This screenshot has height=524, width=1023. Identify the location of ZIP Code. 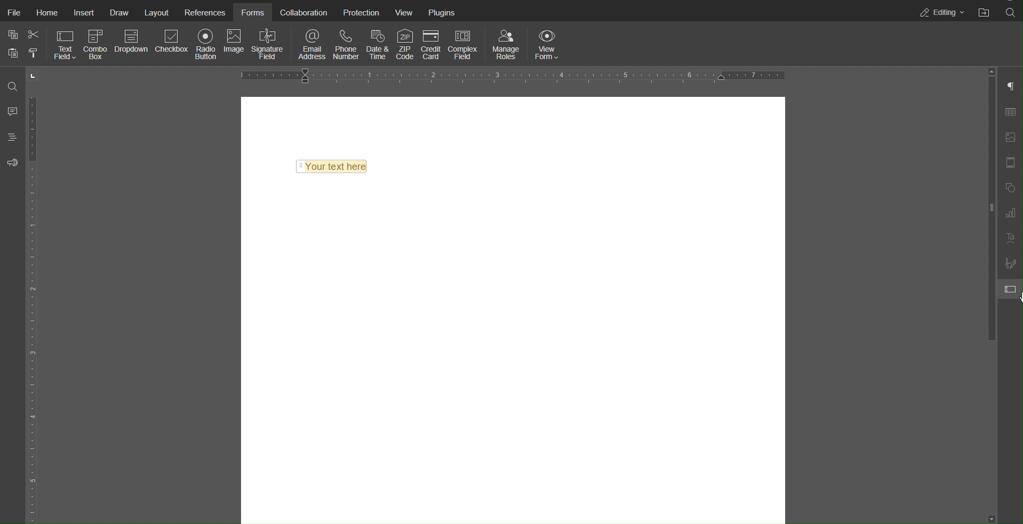
(405, 44).